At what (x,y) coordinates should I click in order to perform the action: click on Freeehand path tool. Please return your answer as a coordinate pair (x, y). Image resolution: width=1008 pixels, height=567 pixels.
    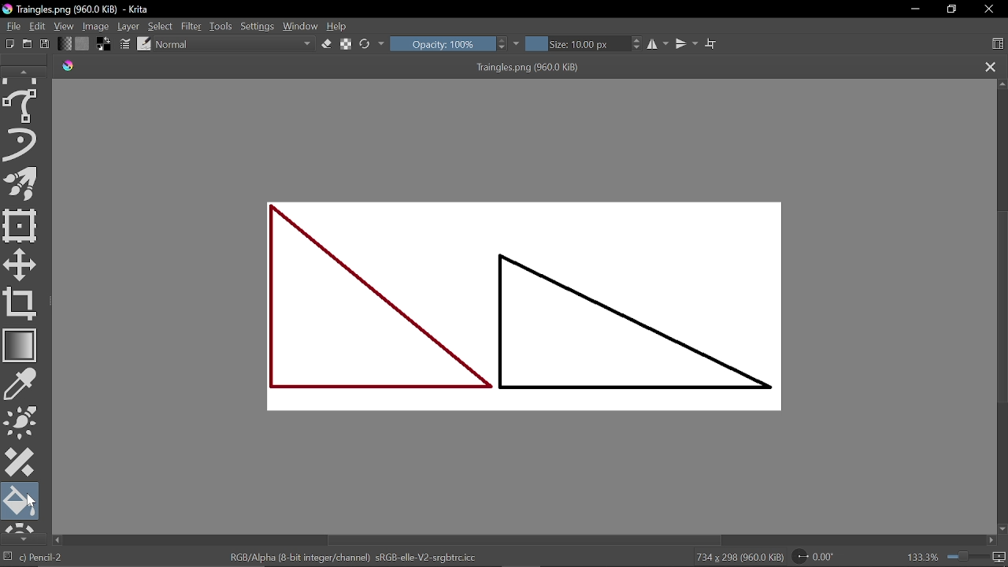
    Looking at the image, I should click on (23, 106).